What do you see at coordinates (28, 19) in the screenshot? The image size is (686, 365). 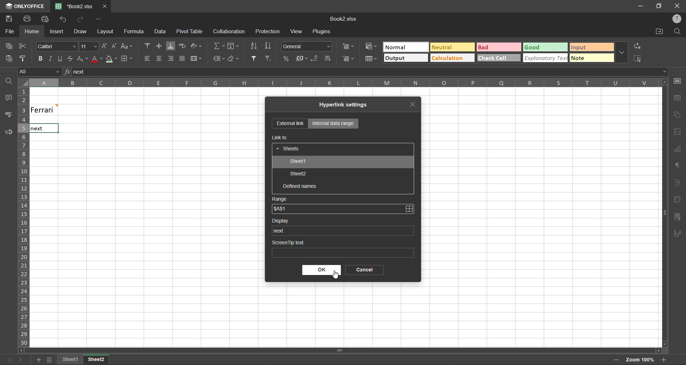 I see `print` at bounding box center [28, 19].